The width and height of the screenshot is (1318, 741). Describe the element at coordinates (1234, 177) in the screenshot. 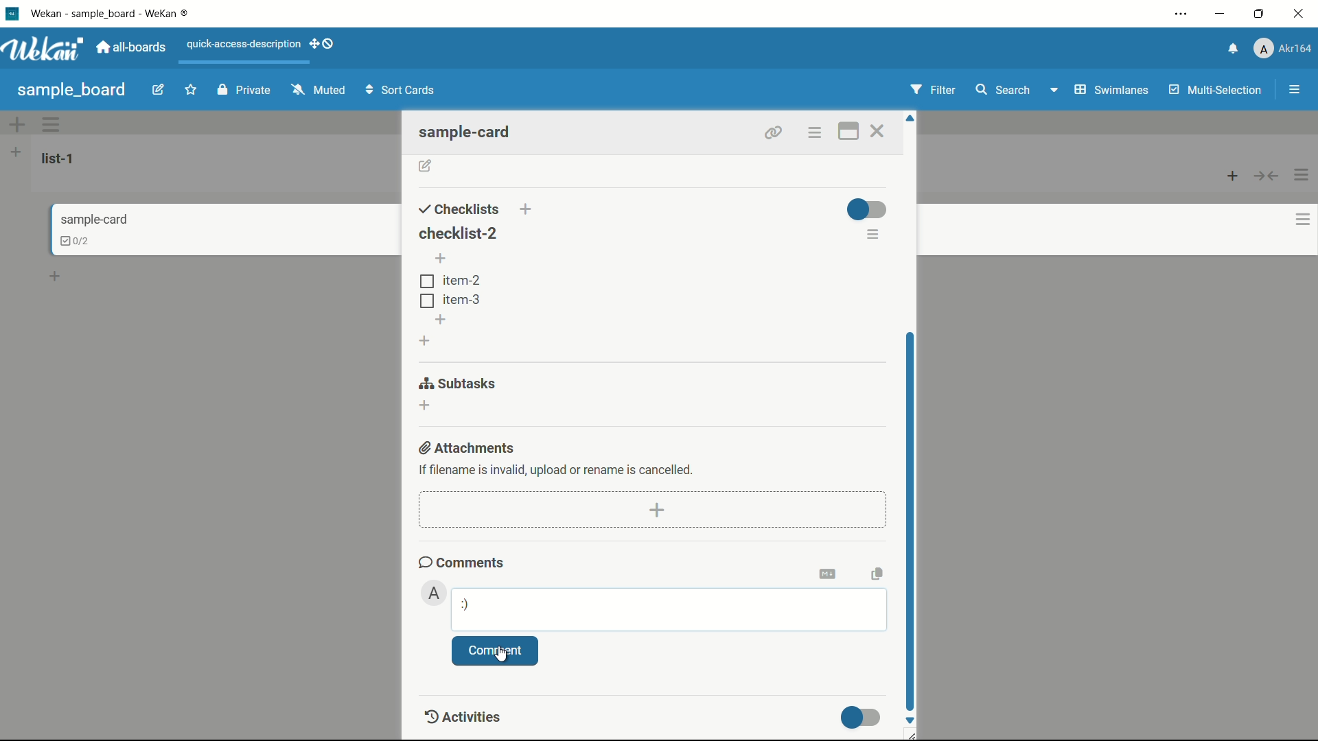

I see `add card to top of list` at that location.